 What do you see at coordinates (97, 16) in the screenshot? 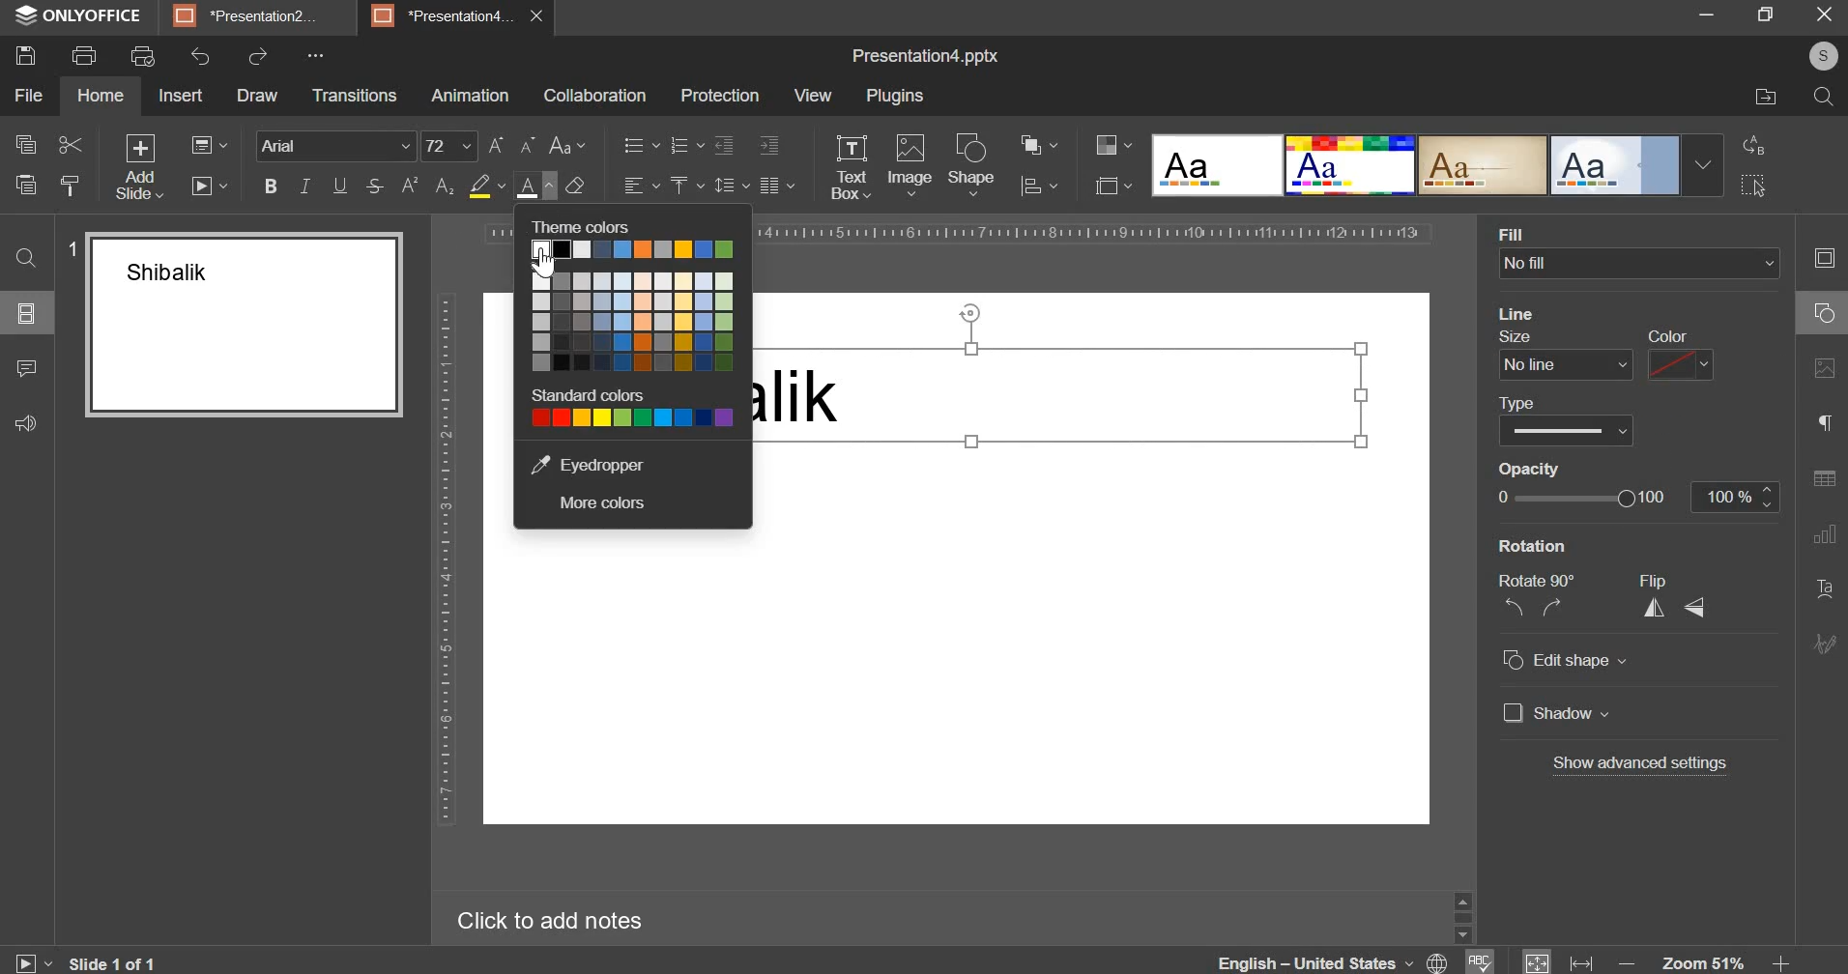
I see `ONLYOFFICE` at bounding box center [97, 16].